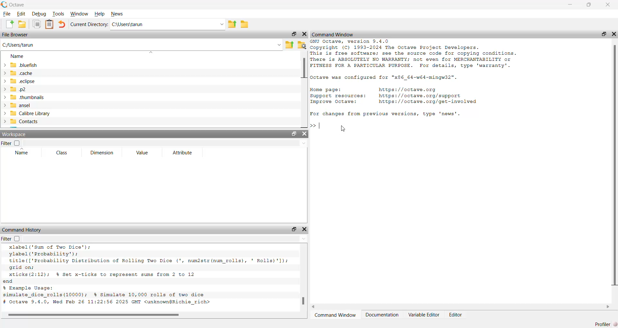 The image size is (618, 328). Describe the element at coordinates (168, 25) in the screenshot. I see `C:\Users\tarun` at that location.